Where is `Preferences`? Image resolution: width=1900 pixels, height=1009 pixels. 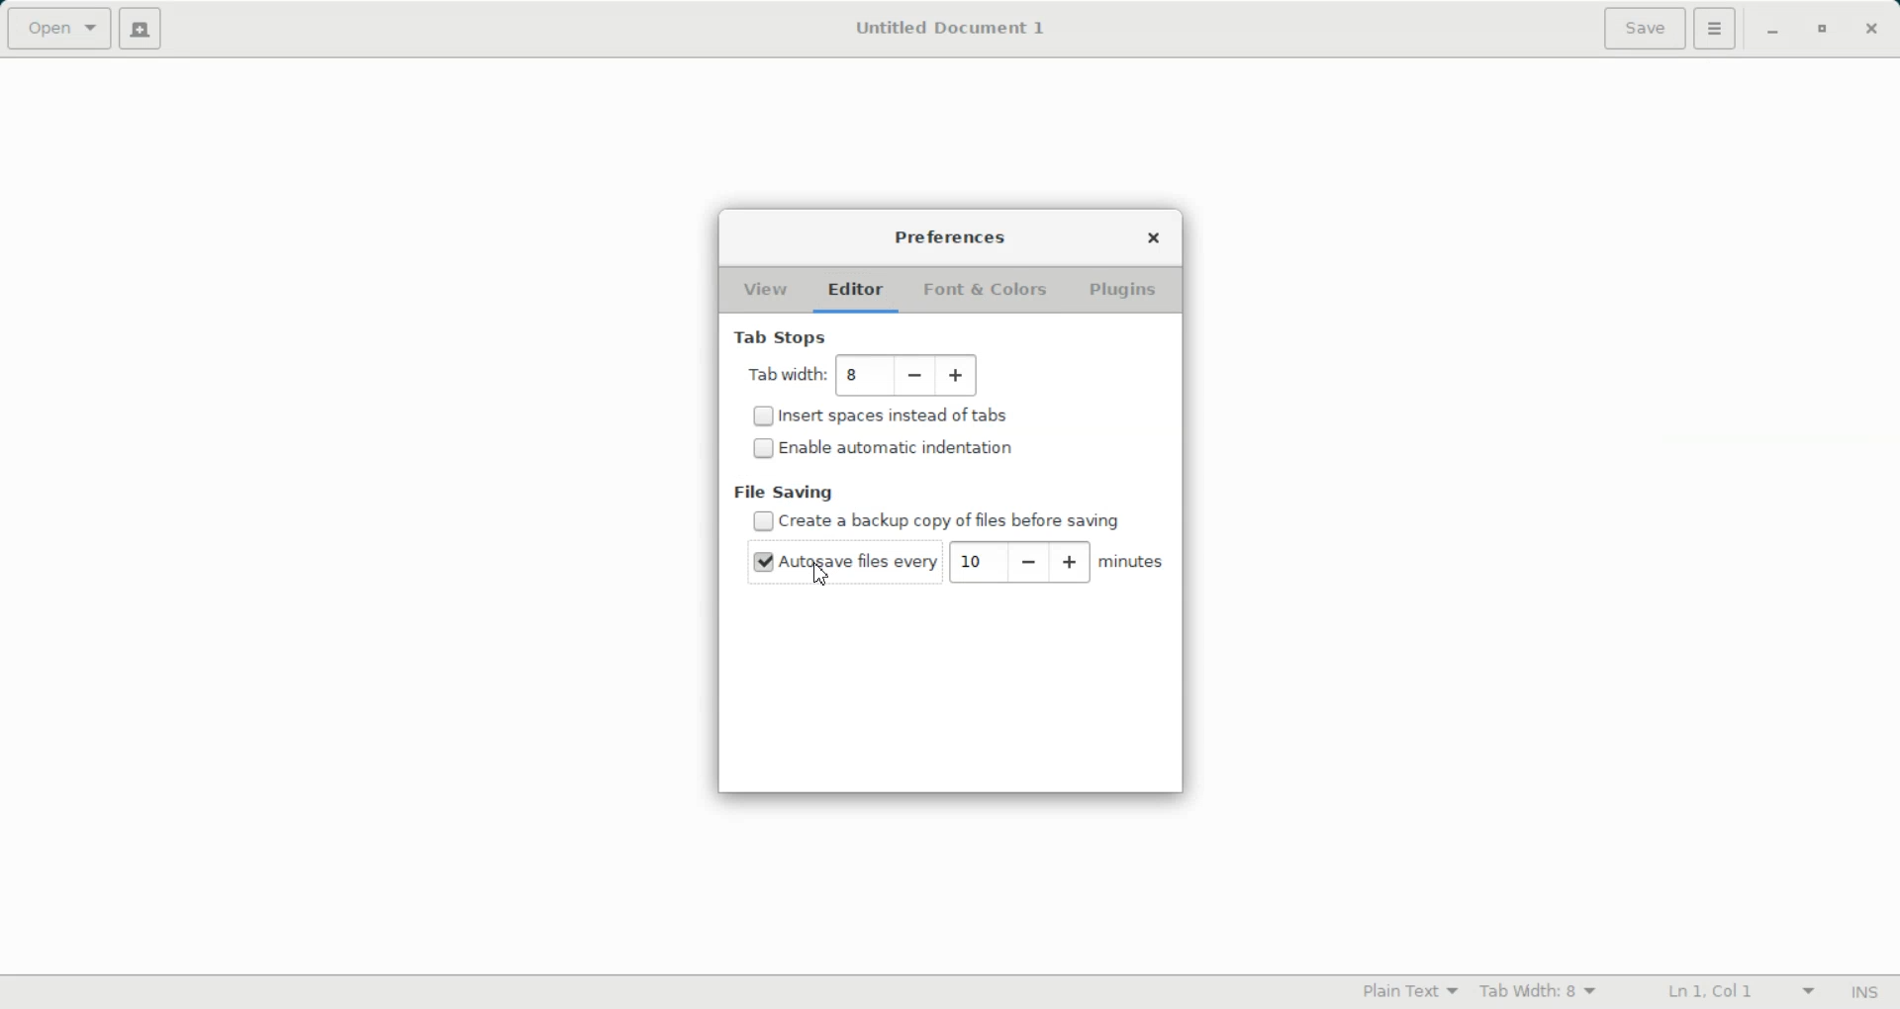 Preferences is located at coordinates (950, 238).